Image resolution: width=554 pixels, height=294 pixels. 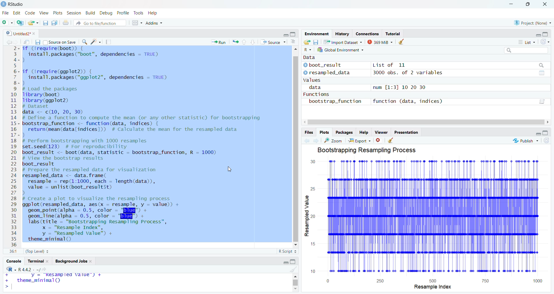 What do you see at coordinates (428, 219) in the screenshot?
I see `graph` at bounding box center [428, 219].